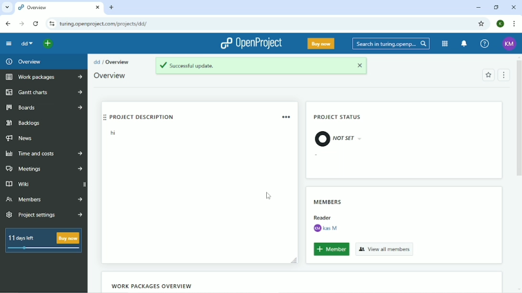 The height and width of the screenshot is (293, 522). What do you see at coordinates (514, 7) in the screenshot?
I see `Close` at bounding box center [514, 7].